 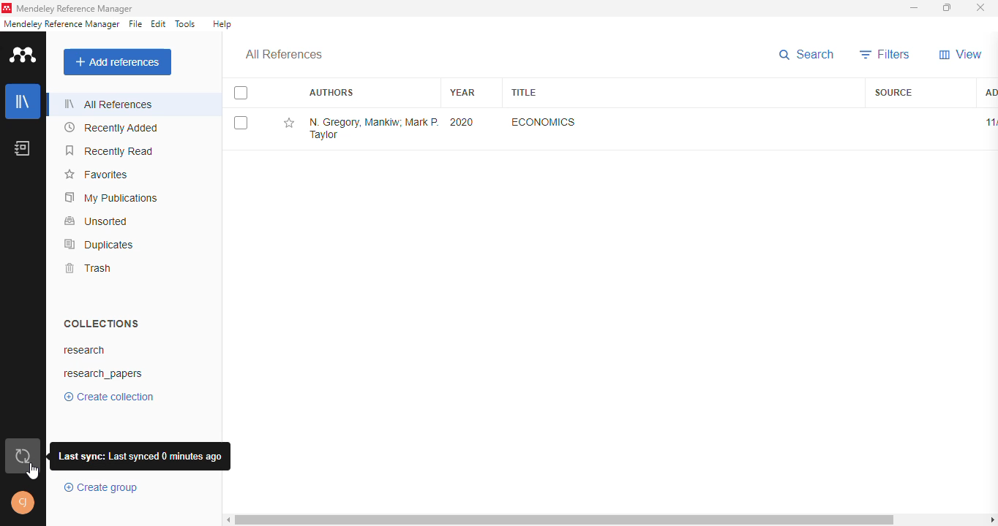 I want to click on collections, so click(x=101, y=324).